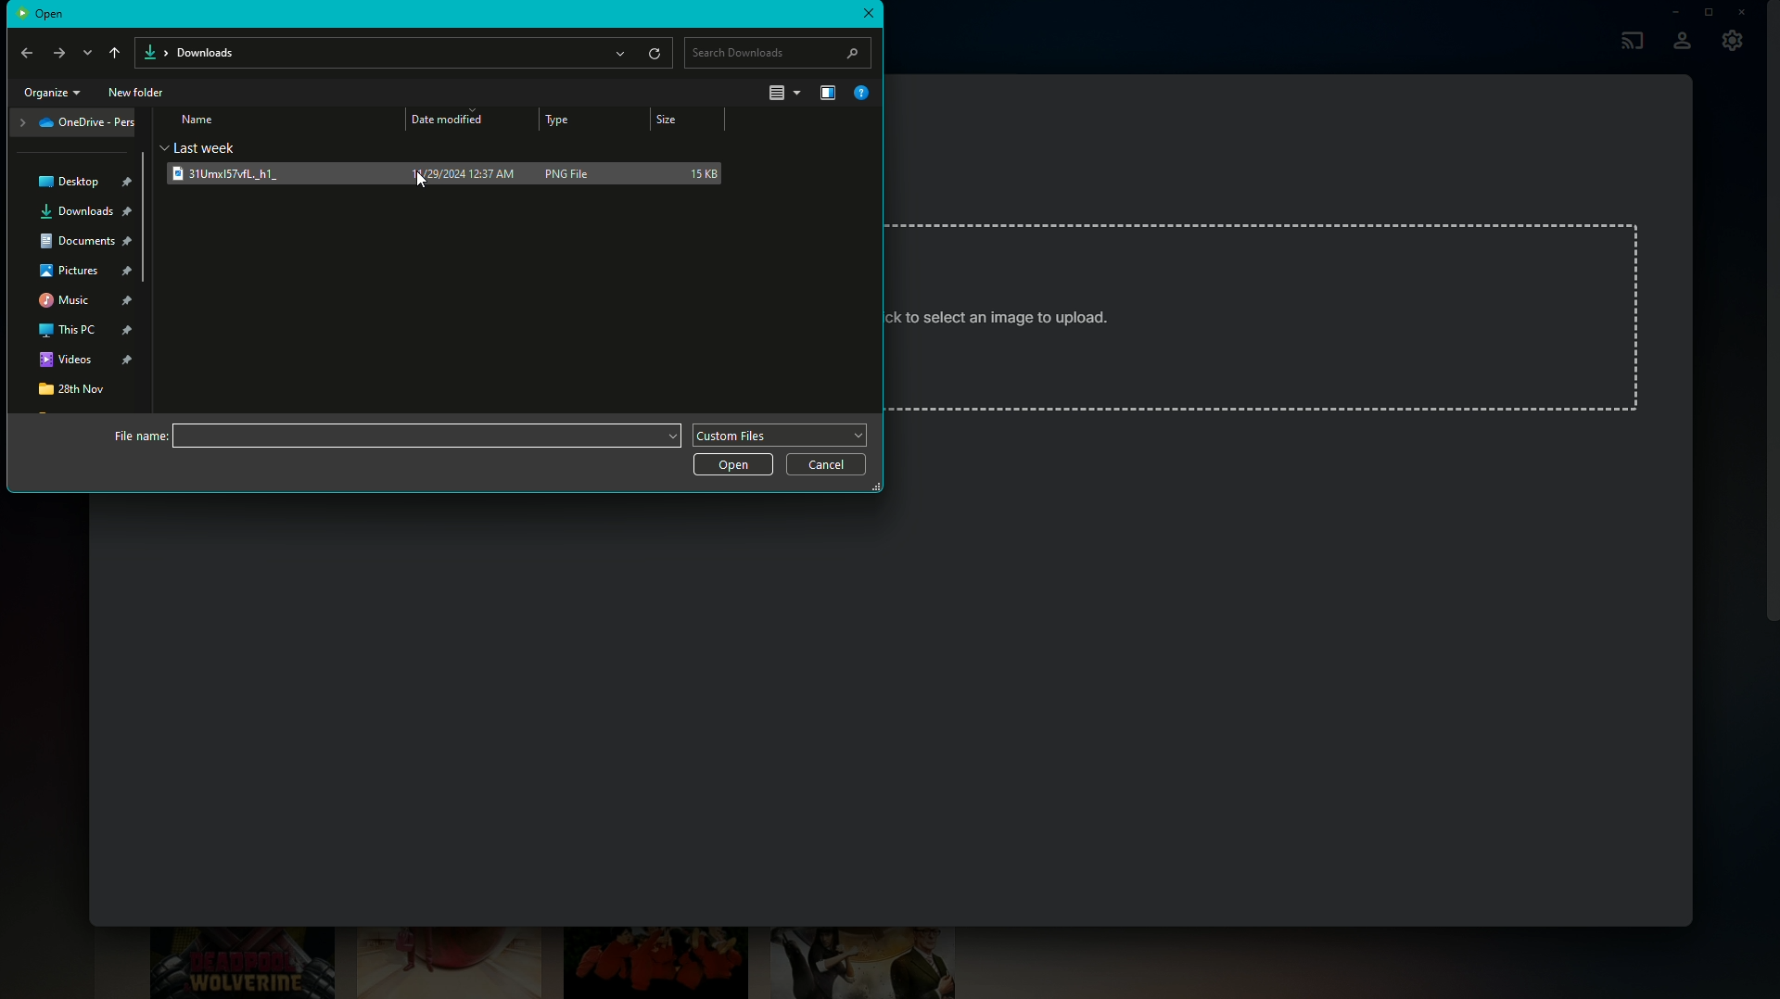 The height and width of the screenshot is (999, 1780). Describe the element at coordinates (1745, 12) in the screenshot. I see `Close` at that location.